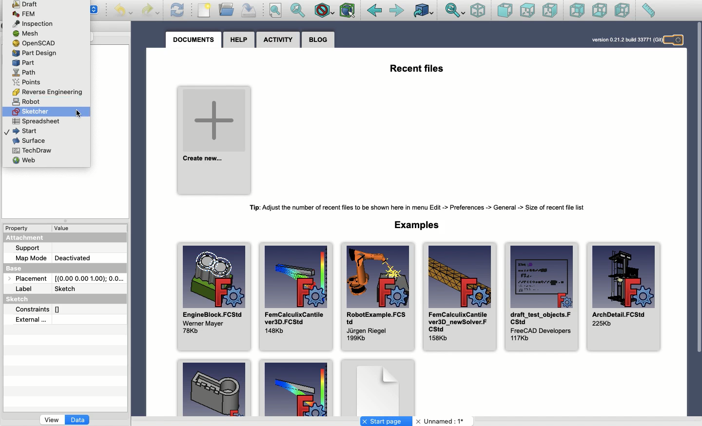 The image size is (702, 426). Describe the element at coordinates (278, 40) in the screenshot. I see `Activity ` at that location.